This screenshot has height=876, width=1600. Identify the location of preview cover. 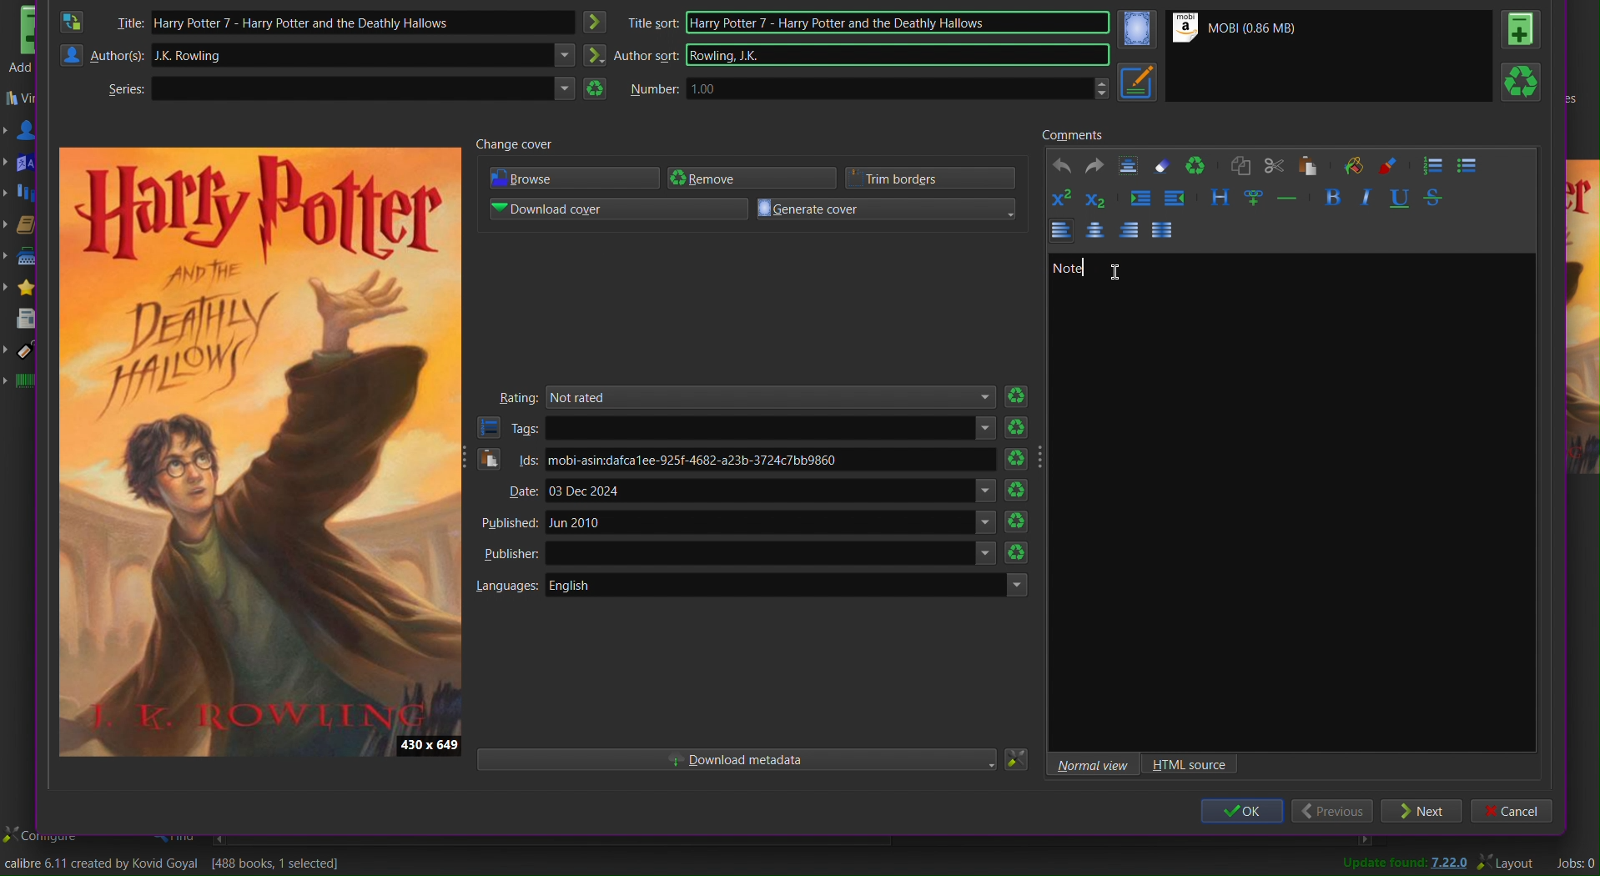
(1582, 321).